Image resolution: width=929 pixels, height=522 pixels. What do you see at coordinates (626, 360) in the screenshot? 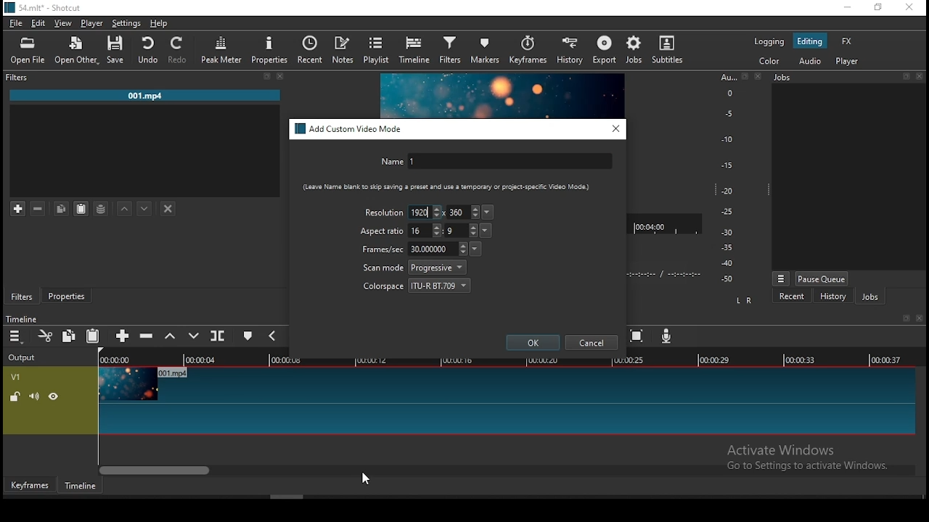
I see `00:00:25` at bounding box center [626, 360].